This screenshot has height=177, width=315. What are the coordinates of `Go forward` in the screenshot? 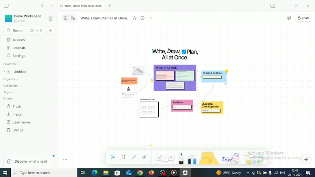 It's located at (52, 6).